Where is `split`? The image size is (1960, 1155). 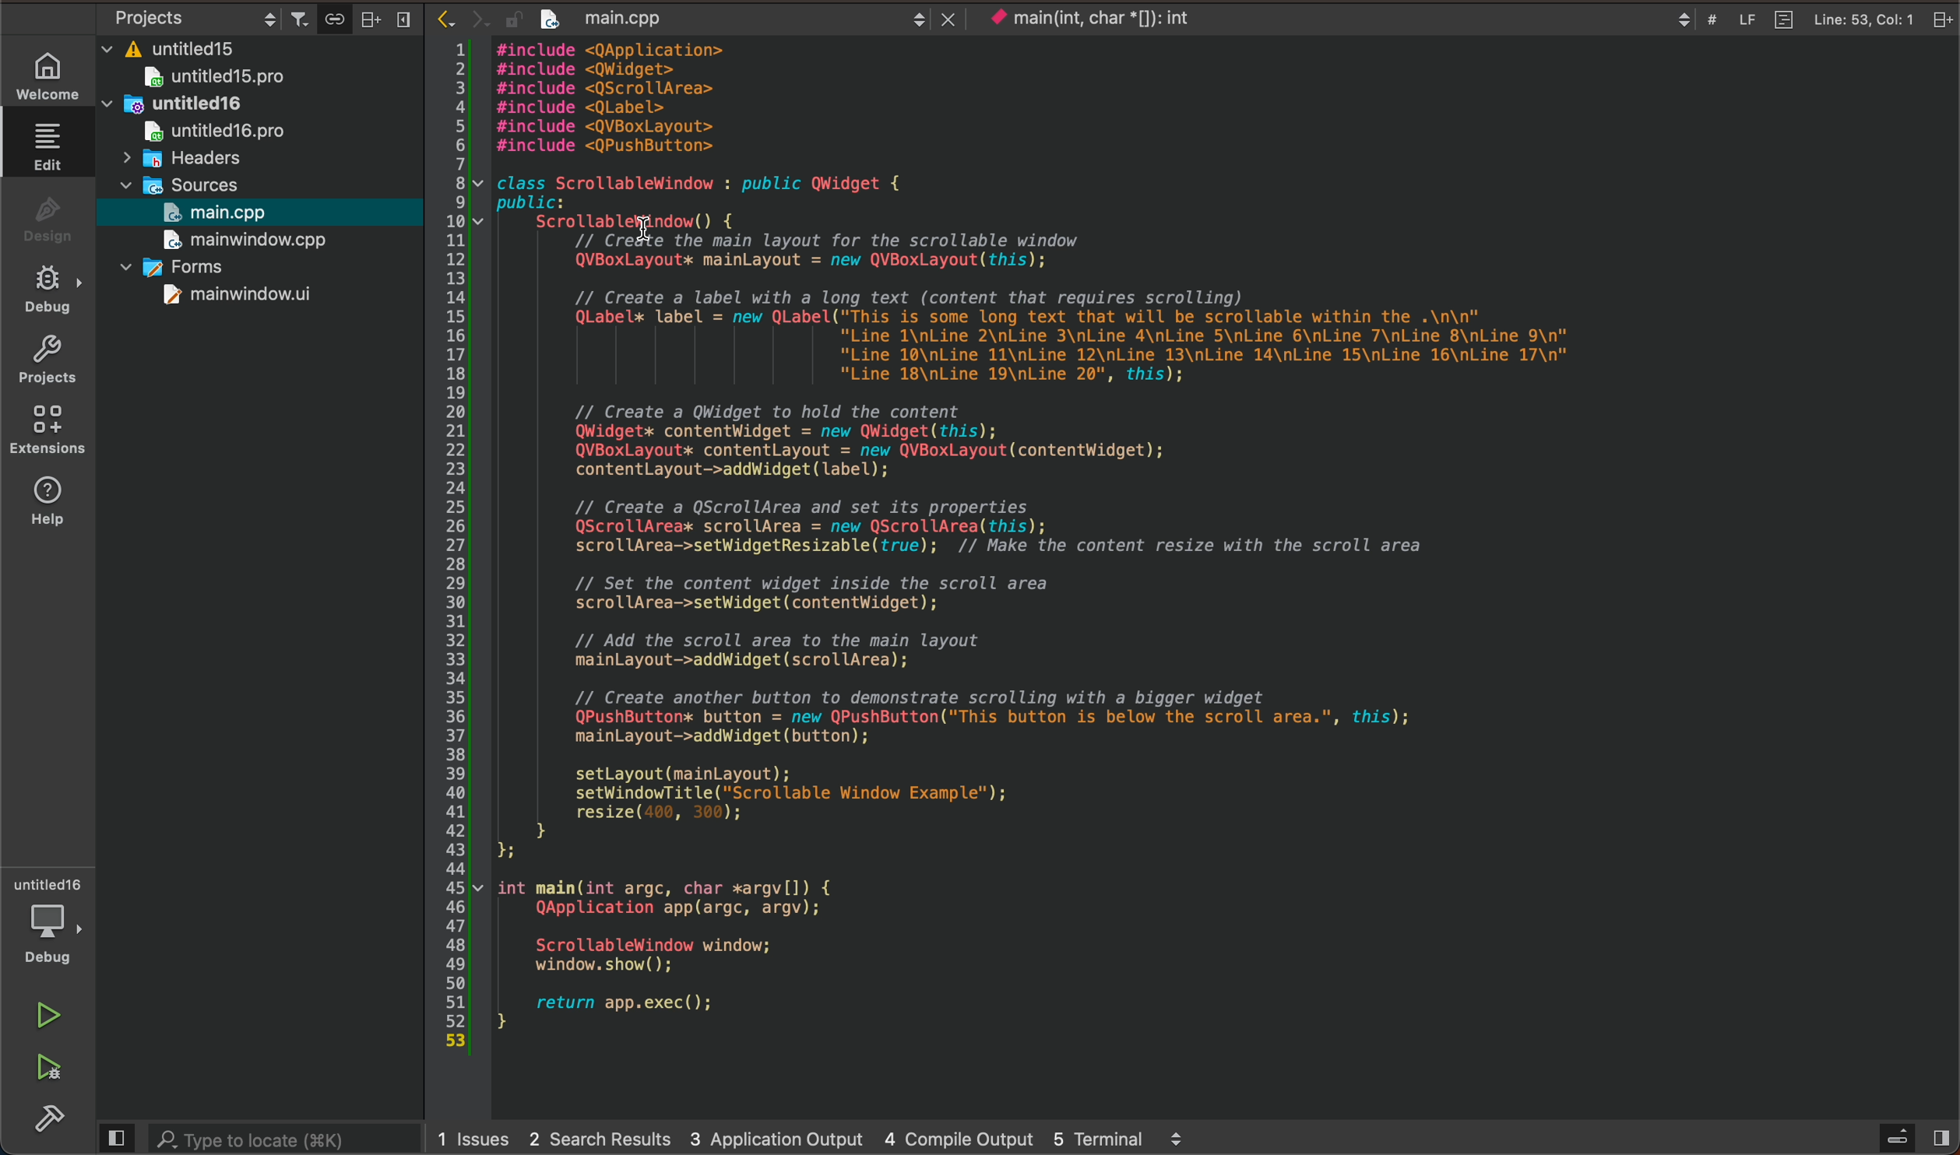
split is located at coordinates (369, 18).